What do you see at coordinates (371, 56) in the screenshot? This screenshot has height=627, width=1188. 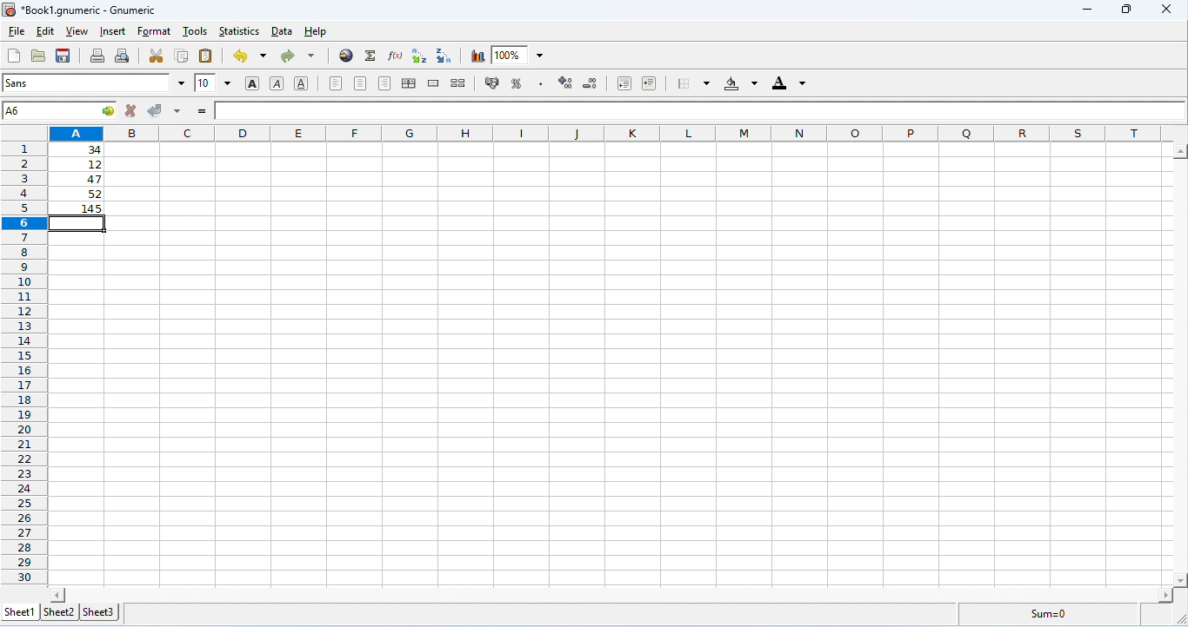 I see `sum` at bounding box center [371, 56].